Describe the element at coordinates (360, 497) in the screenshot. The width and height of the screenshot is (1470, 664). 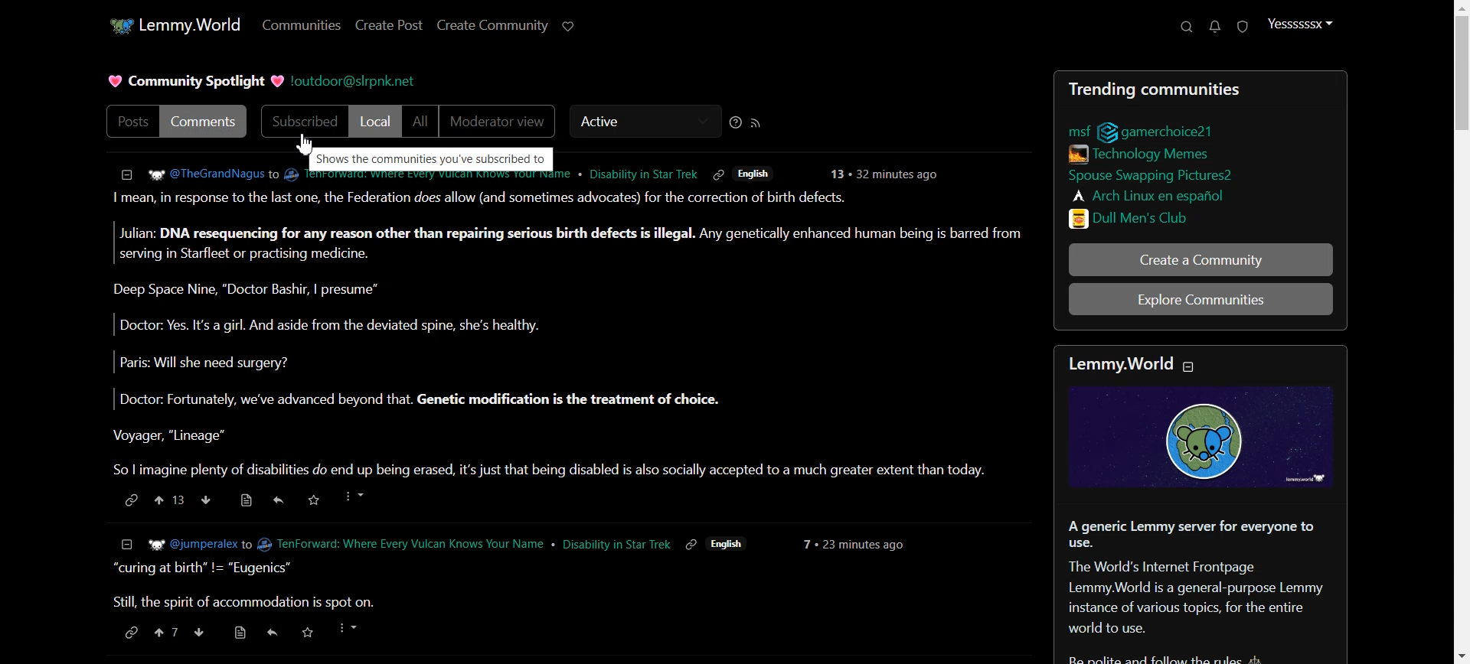
I see `more` at that location.